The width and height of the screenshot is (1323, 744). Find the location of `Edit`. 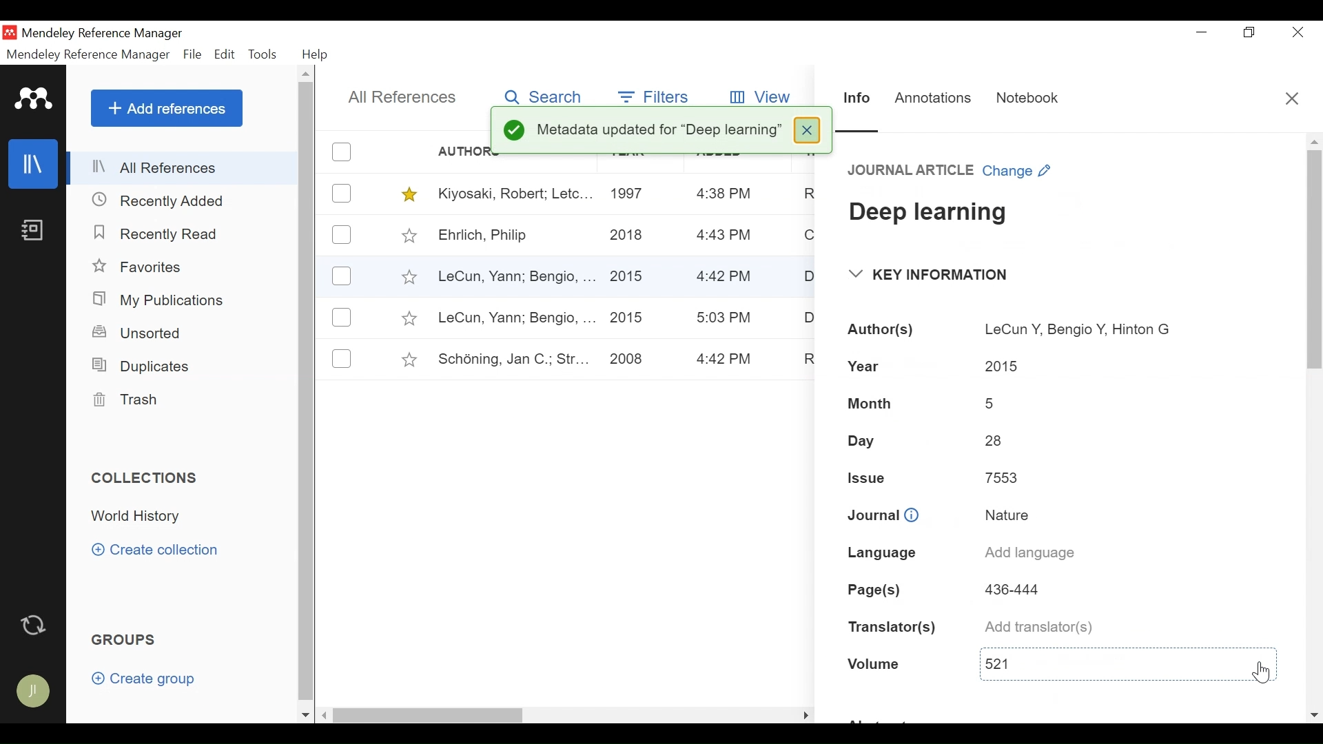

Edit is located at coordinates (225, 54).